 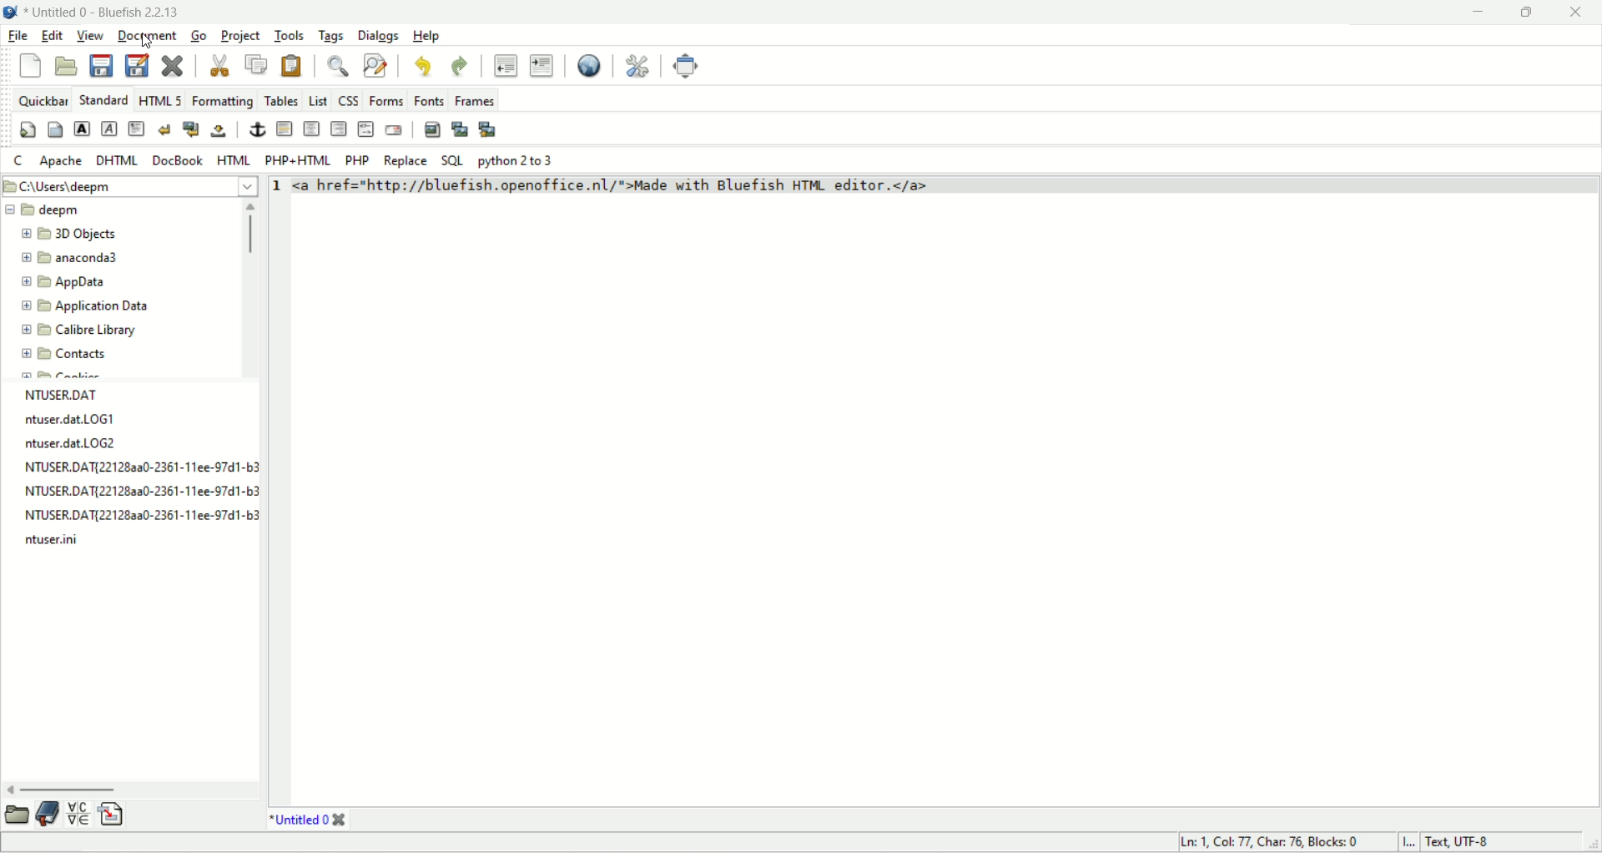 I want to click on dialogs, so click(x=377, y=33).